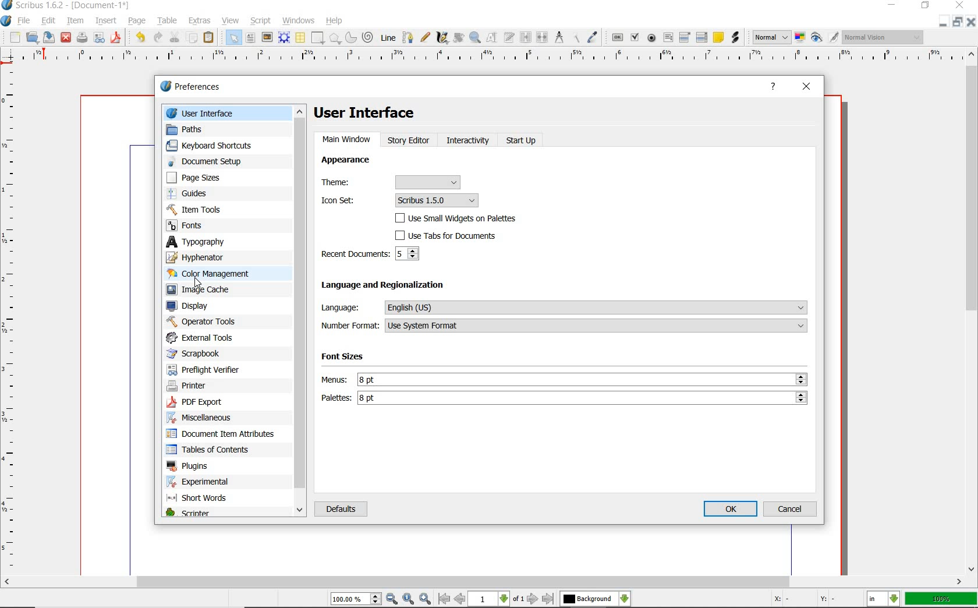  I want to click on select image preview mode, so click(772, 37).